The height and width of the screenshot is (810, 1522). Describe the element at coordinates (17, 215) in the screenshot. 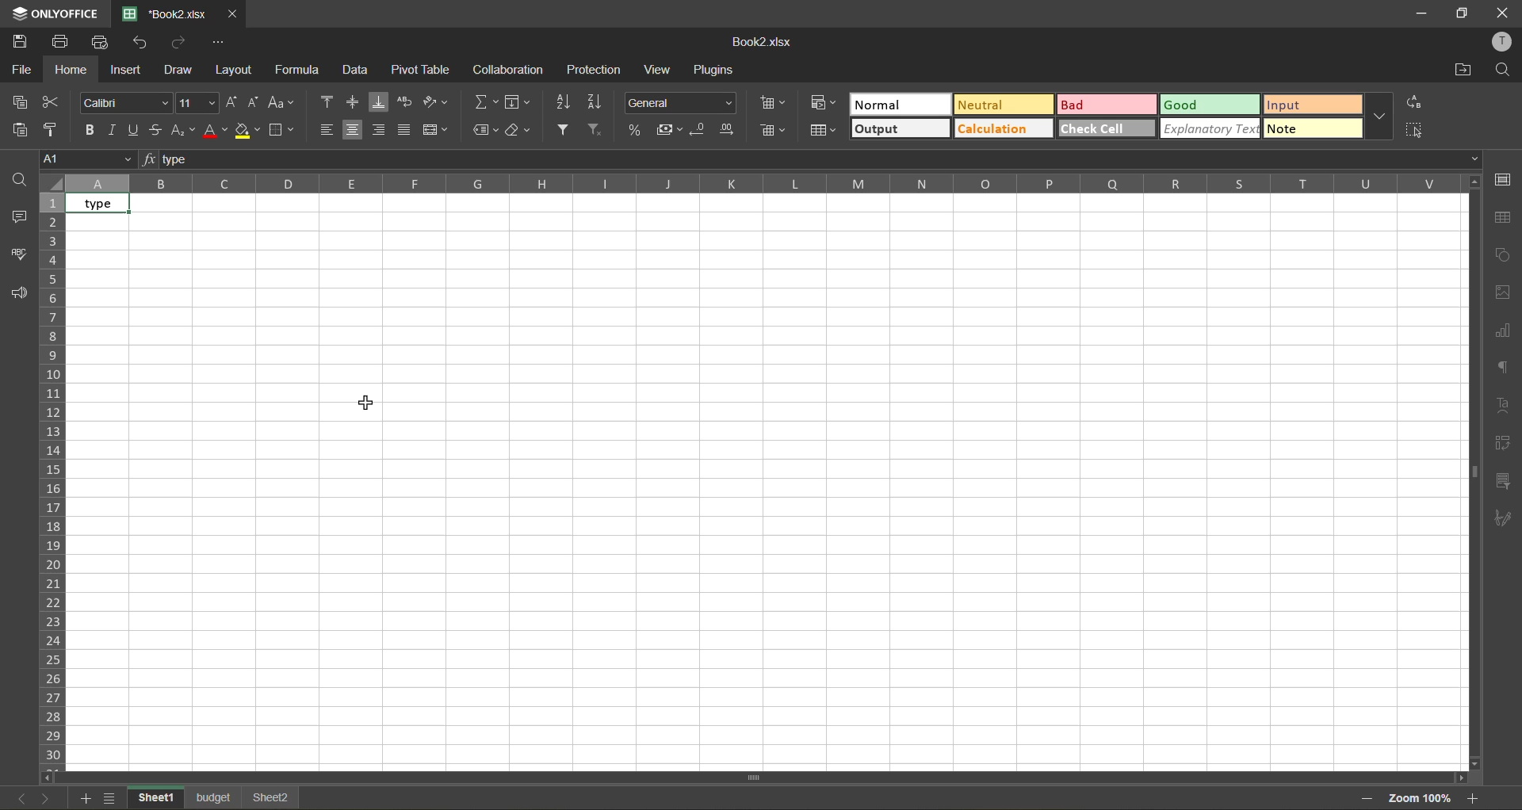

I see `comments` at that location.